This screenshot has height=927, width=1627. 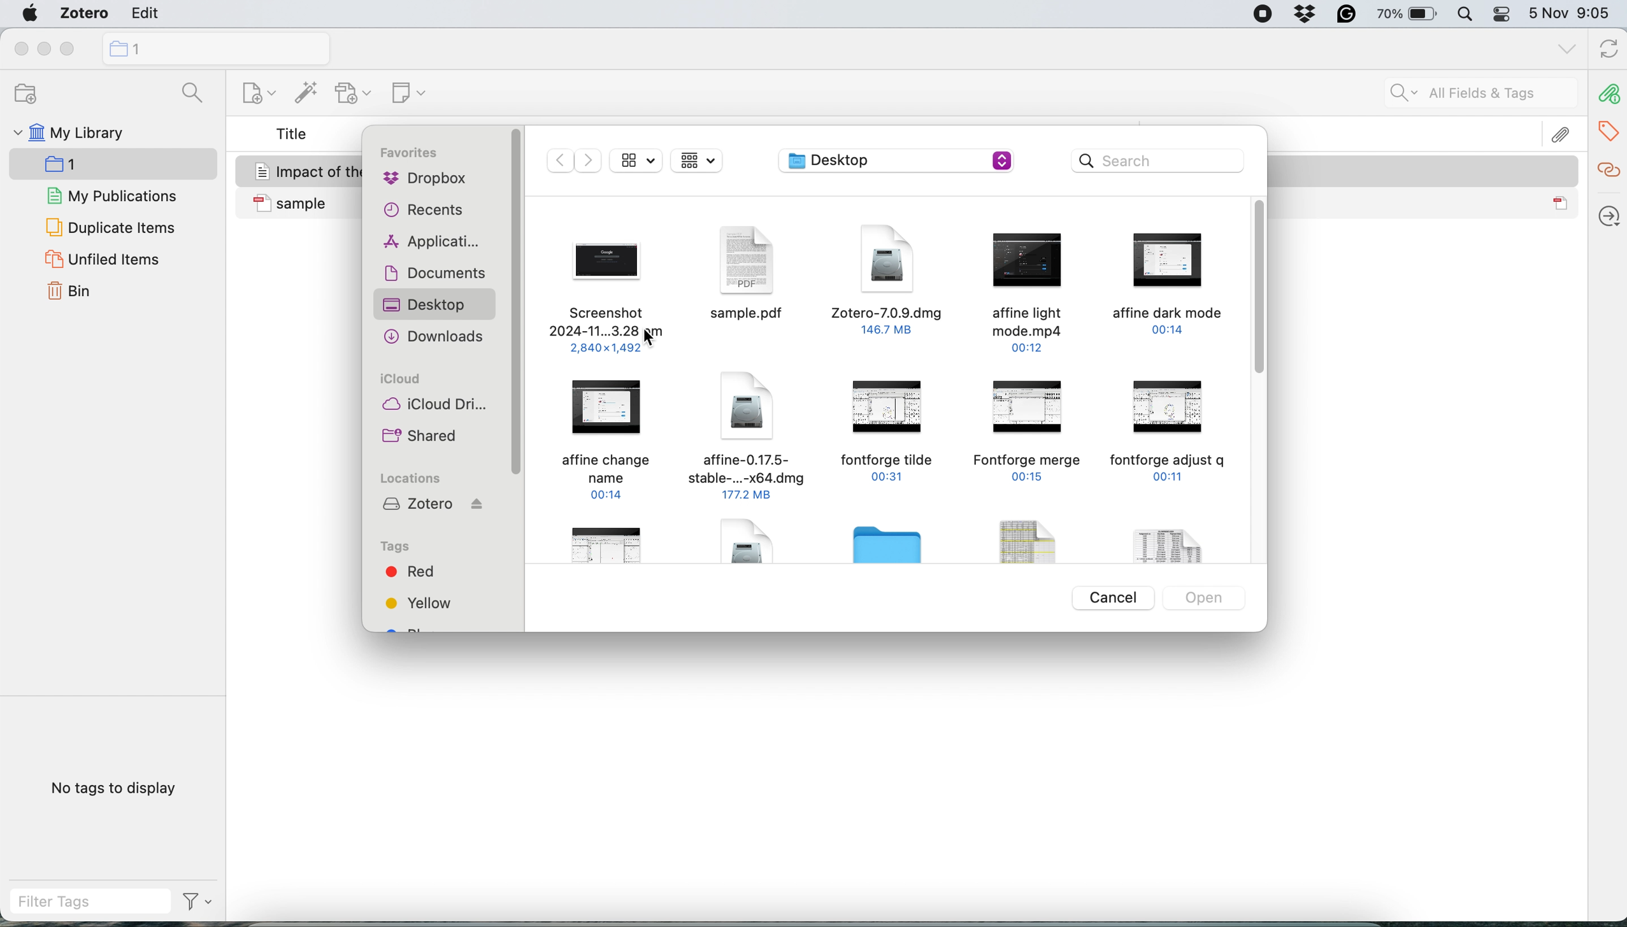 I want to click on zotero, so click(x=80, y=15).